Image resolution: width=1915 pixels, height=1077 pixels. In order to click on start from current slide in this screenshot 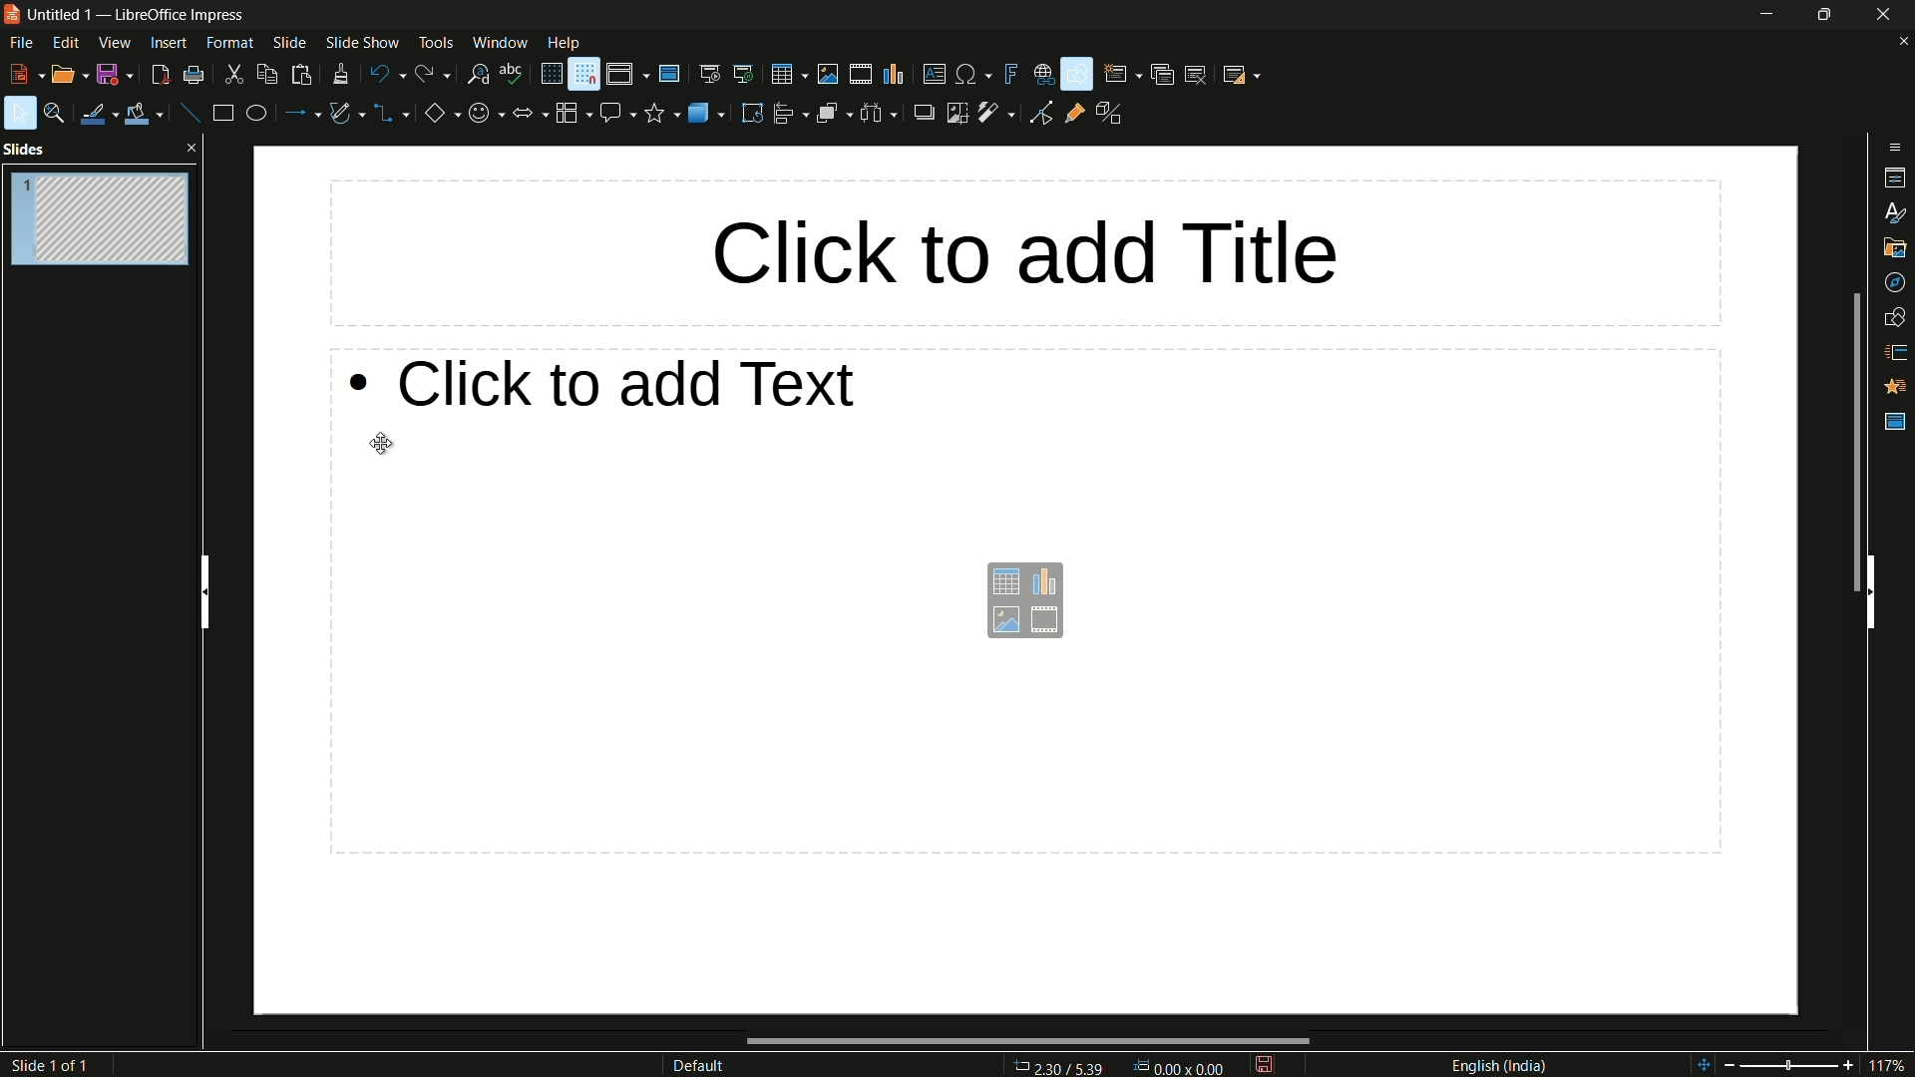, I will do `click(746, 74)`.